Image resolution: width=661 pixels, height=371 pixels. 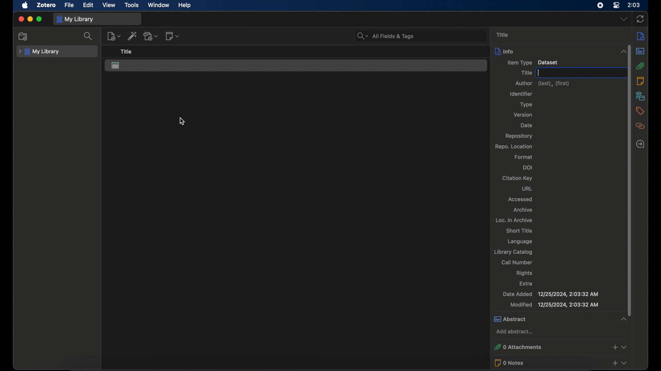 What do you see at coordinates (526, 104) in the screenshot?
I see `type` at bounding box center [526, 104].